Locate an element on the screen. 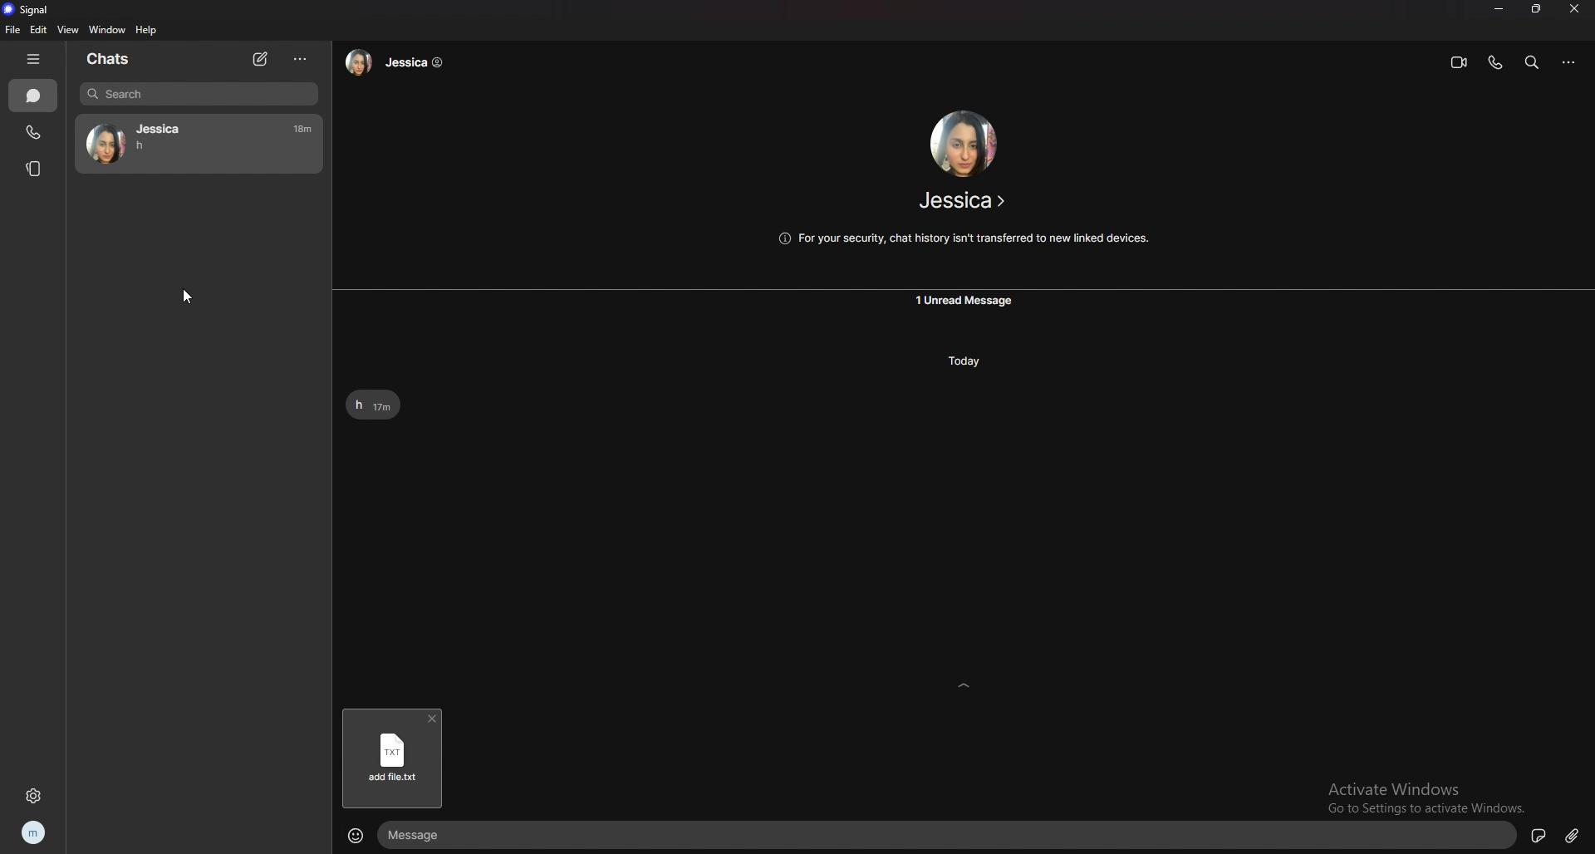 This screenshot has width=1595, height=854. window is located at coordinates (109, 29).